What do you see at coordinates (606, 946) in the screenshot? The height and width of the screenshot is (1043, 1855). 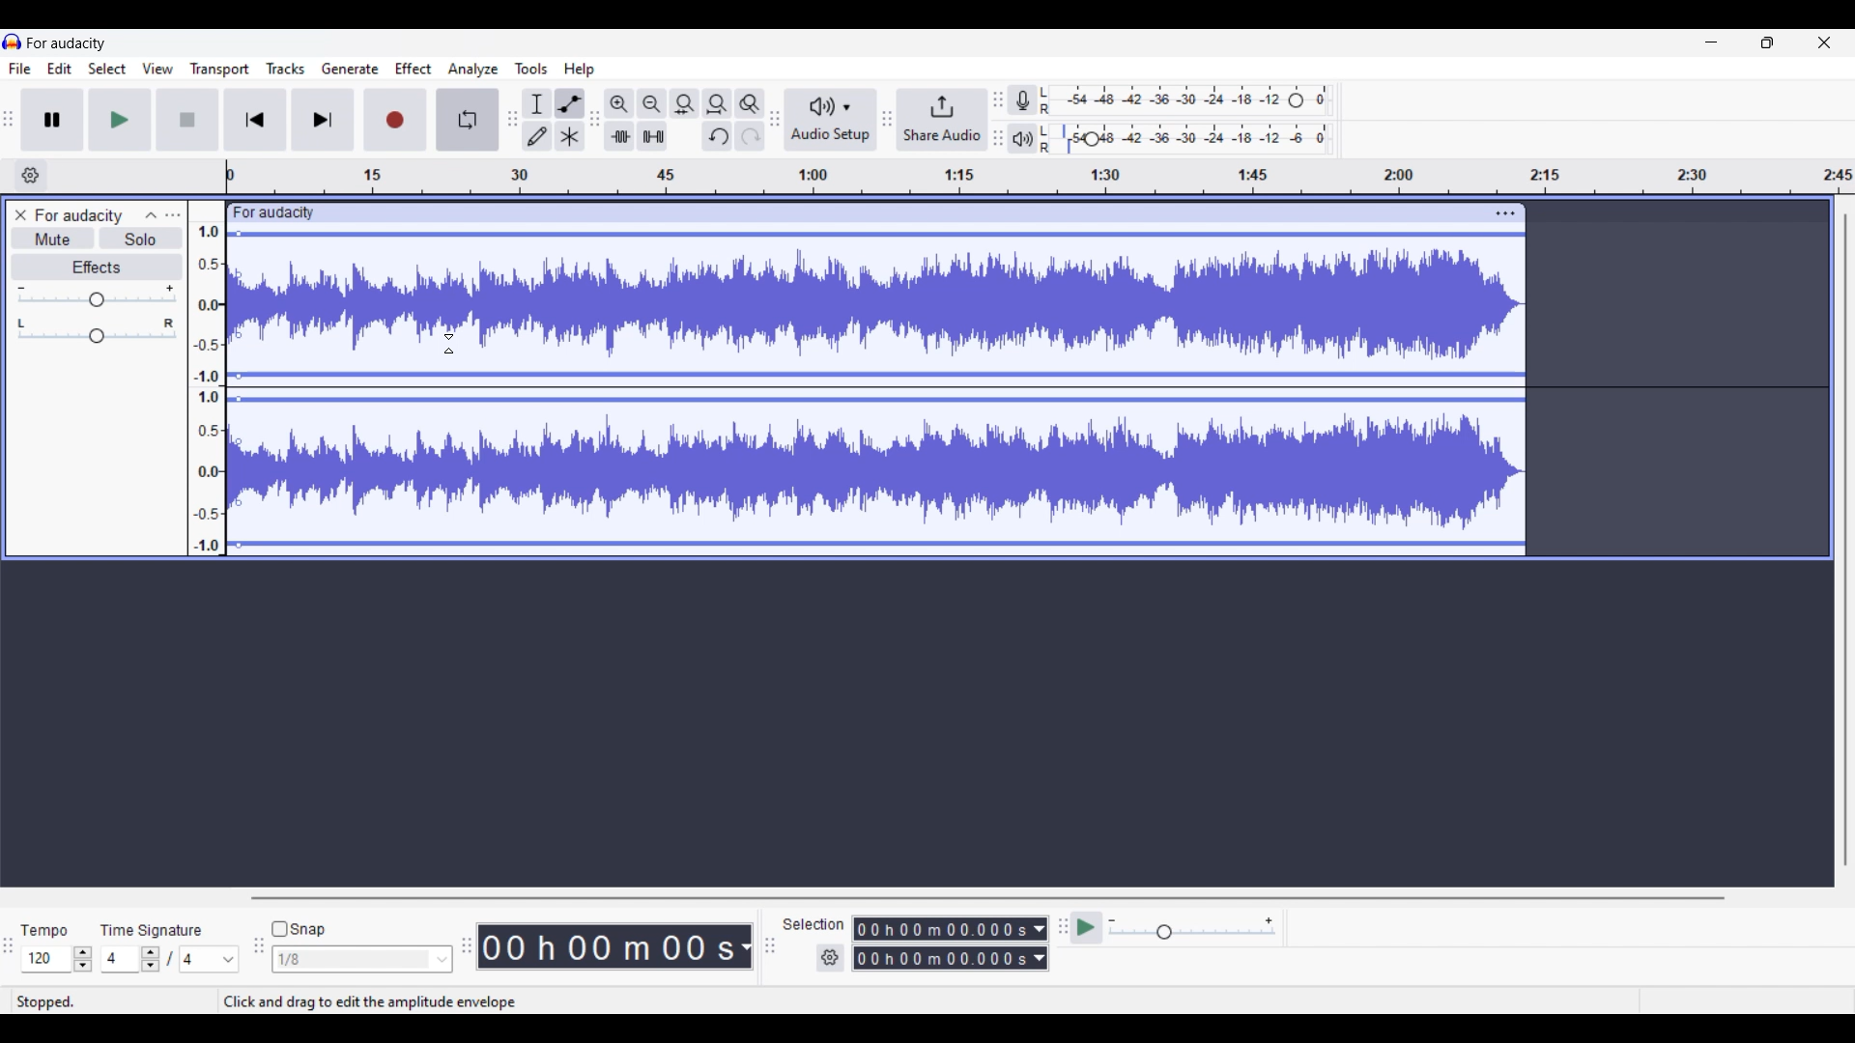 I see `Current duration` at bounding box center [606, 946].